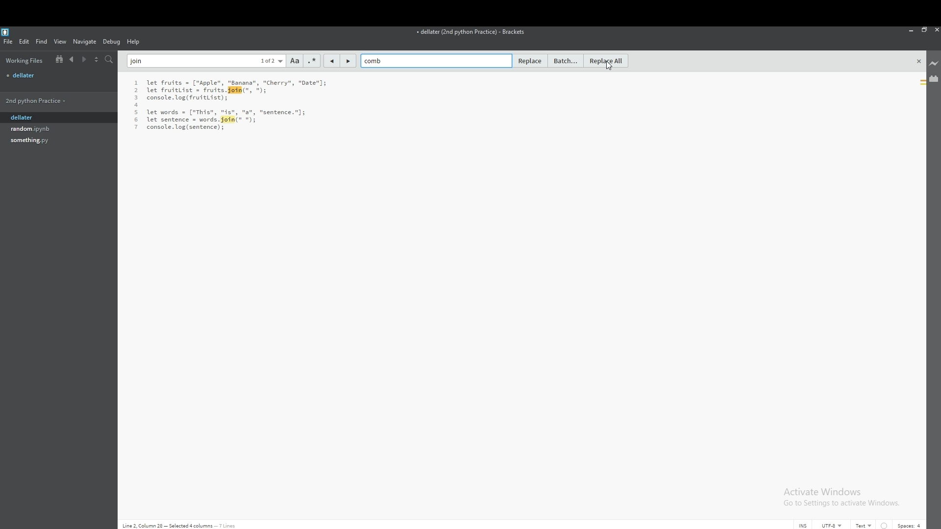 This screenshot has width=941, height=529. I want to click on indent, so click(884, 525).